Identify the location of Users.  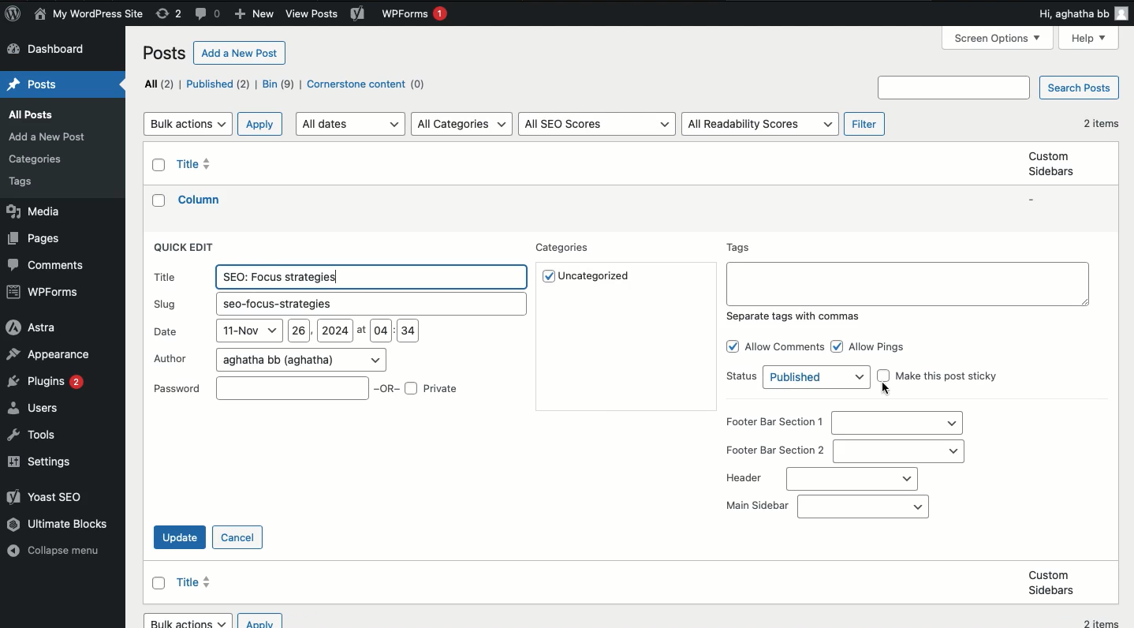
(37, 408).